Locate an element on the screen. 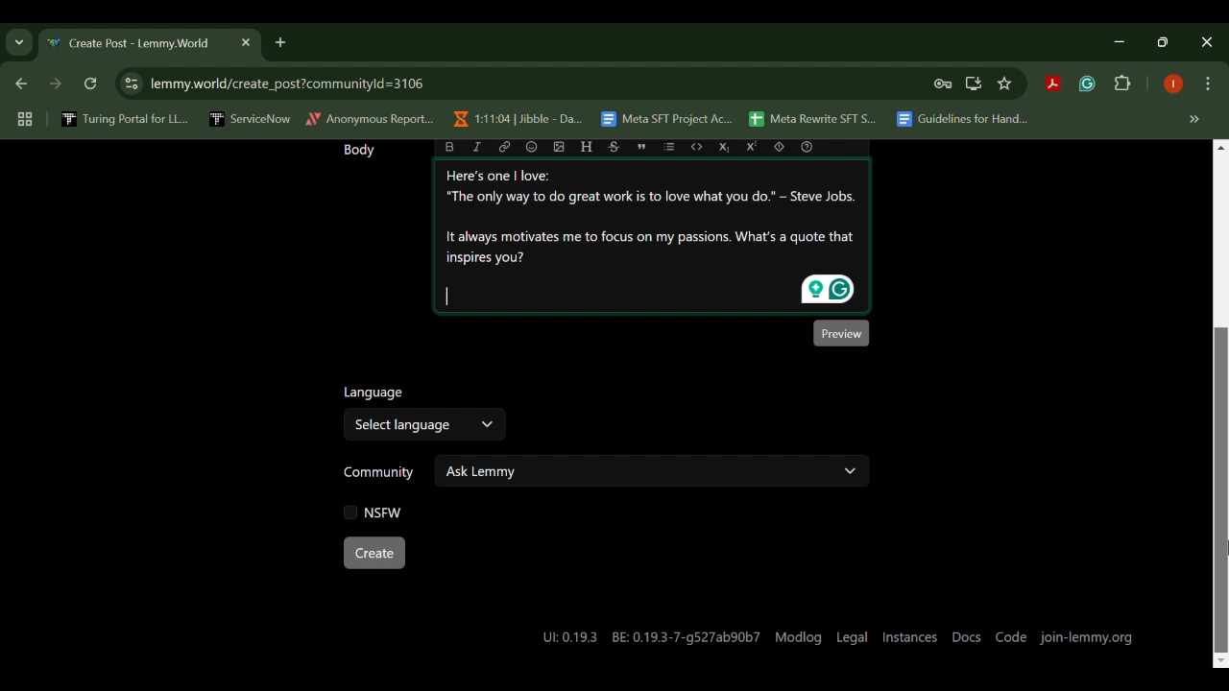 The height and width of the screenshot is (691, 1229). Instances is located at coordinates (908, 635).